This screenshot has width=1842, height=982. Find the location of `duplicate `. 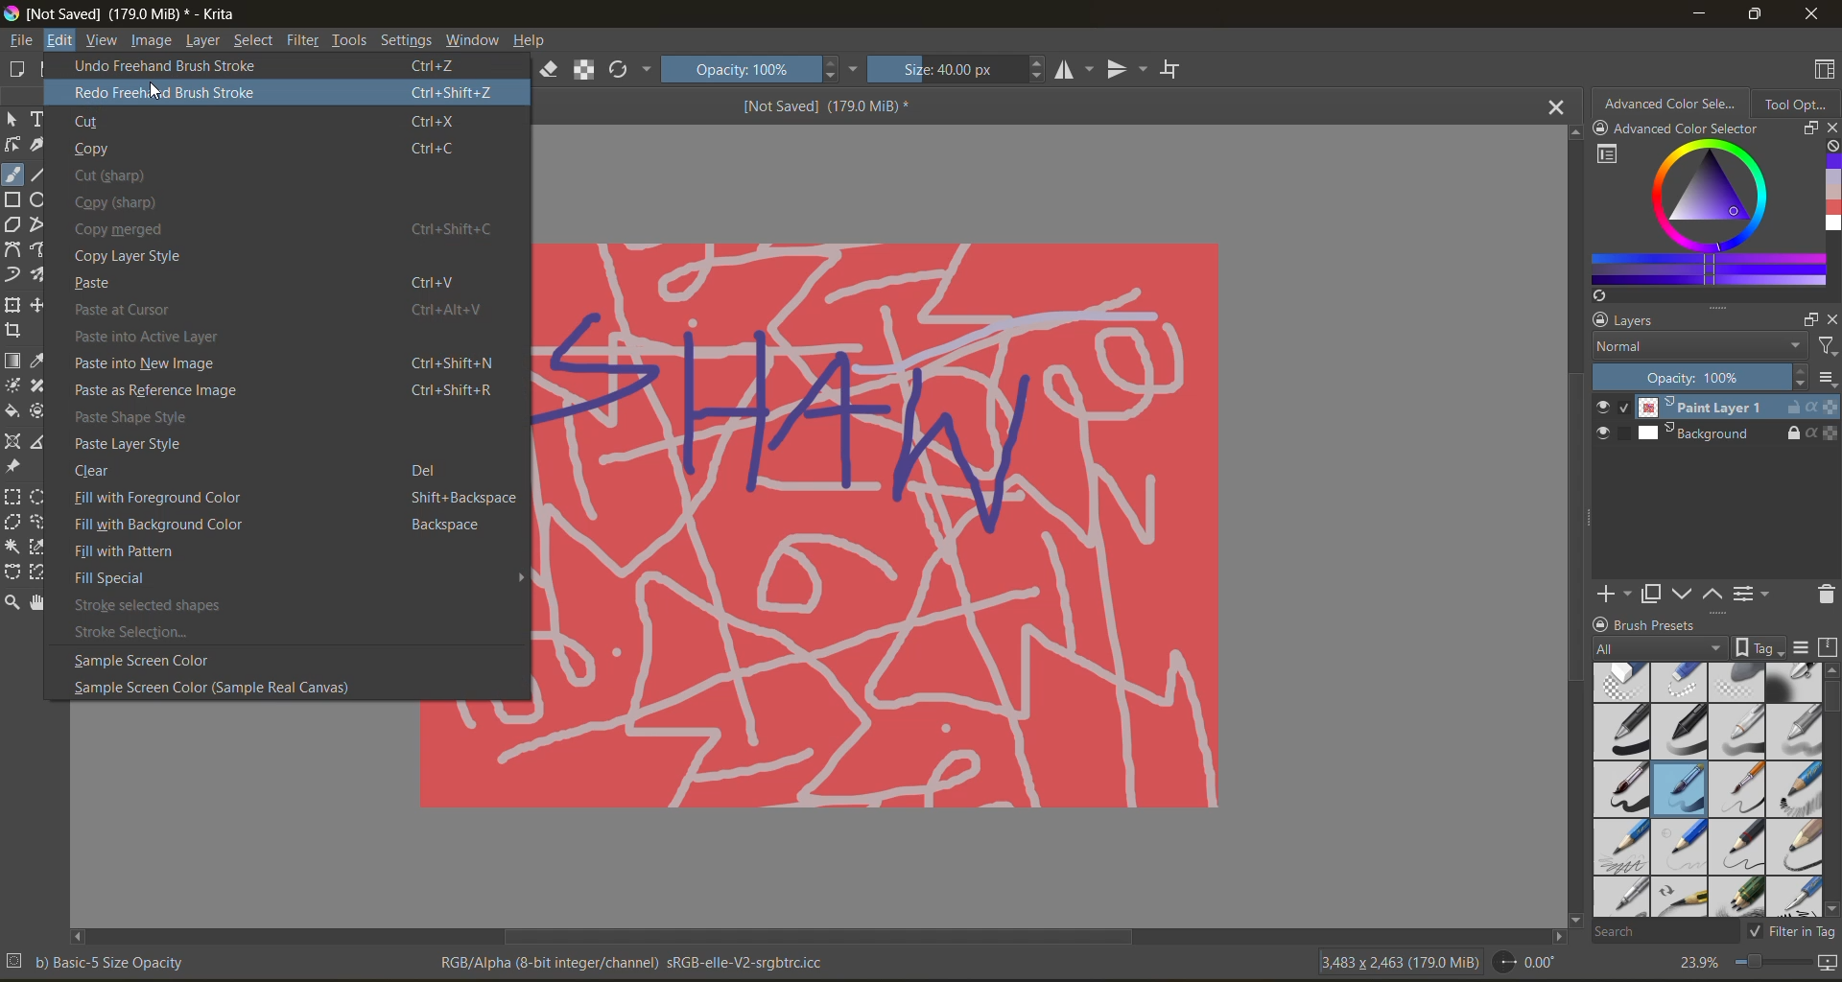

duplicate  is located at coordinates (1651, 594).